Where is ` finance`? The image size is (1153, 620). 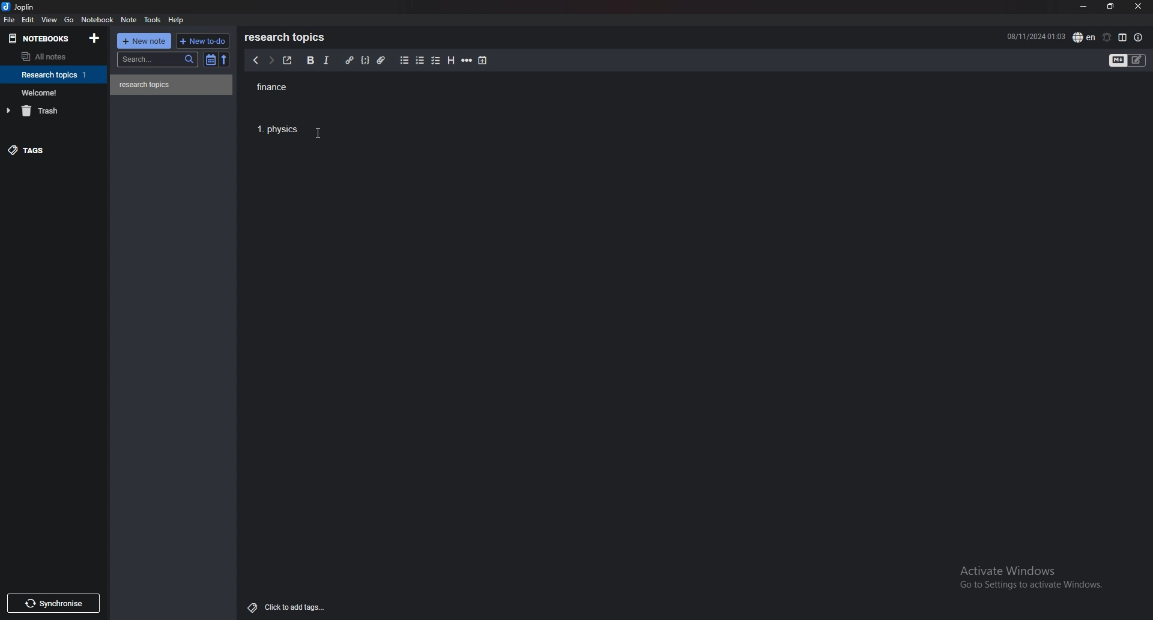  finance is located at coordinates (286, 86).